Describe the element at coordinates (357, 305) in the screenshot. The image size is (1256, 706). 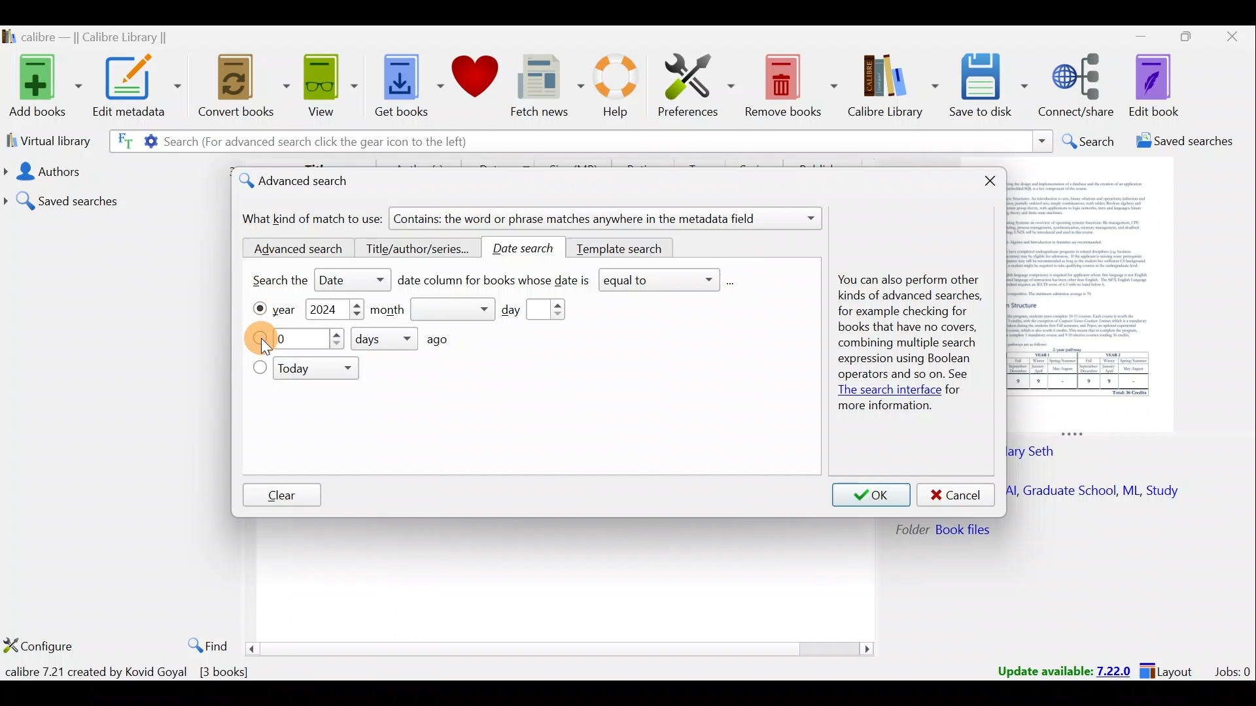
I see `Increase` at that location.